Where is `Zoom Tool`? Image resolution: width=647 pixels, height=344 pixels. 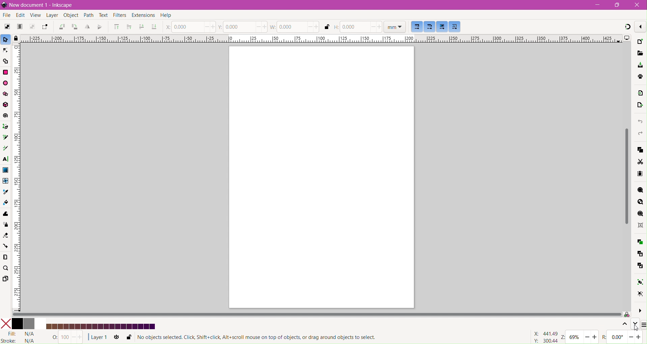 Zoom Tool is located at coordinates (7, 269).